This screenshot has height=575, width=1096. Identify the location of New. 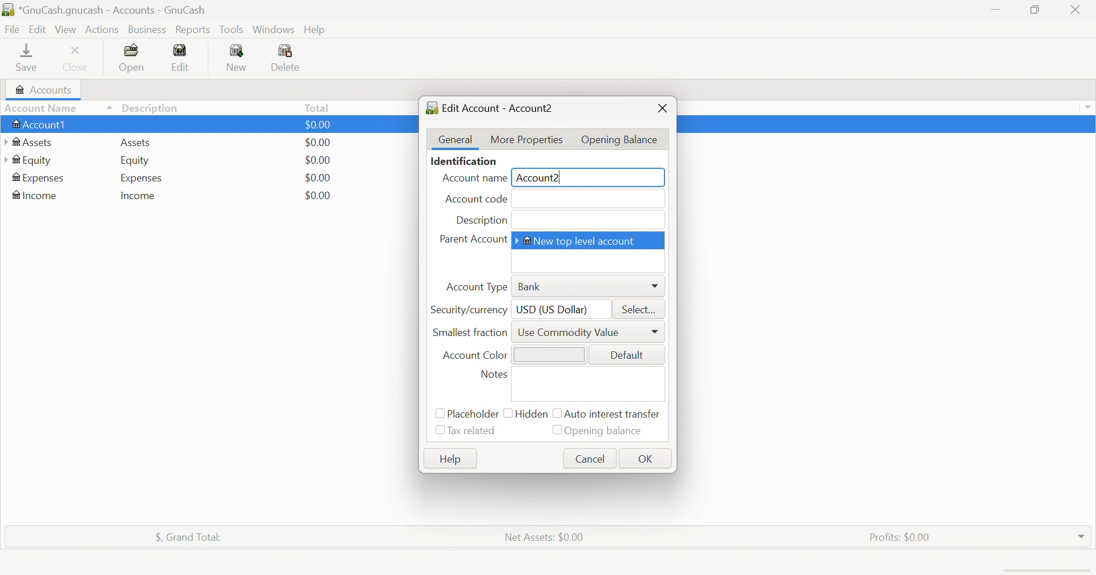
(237, 58).